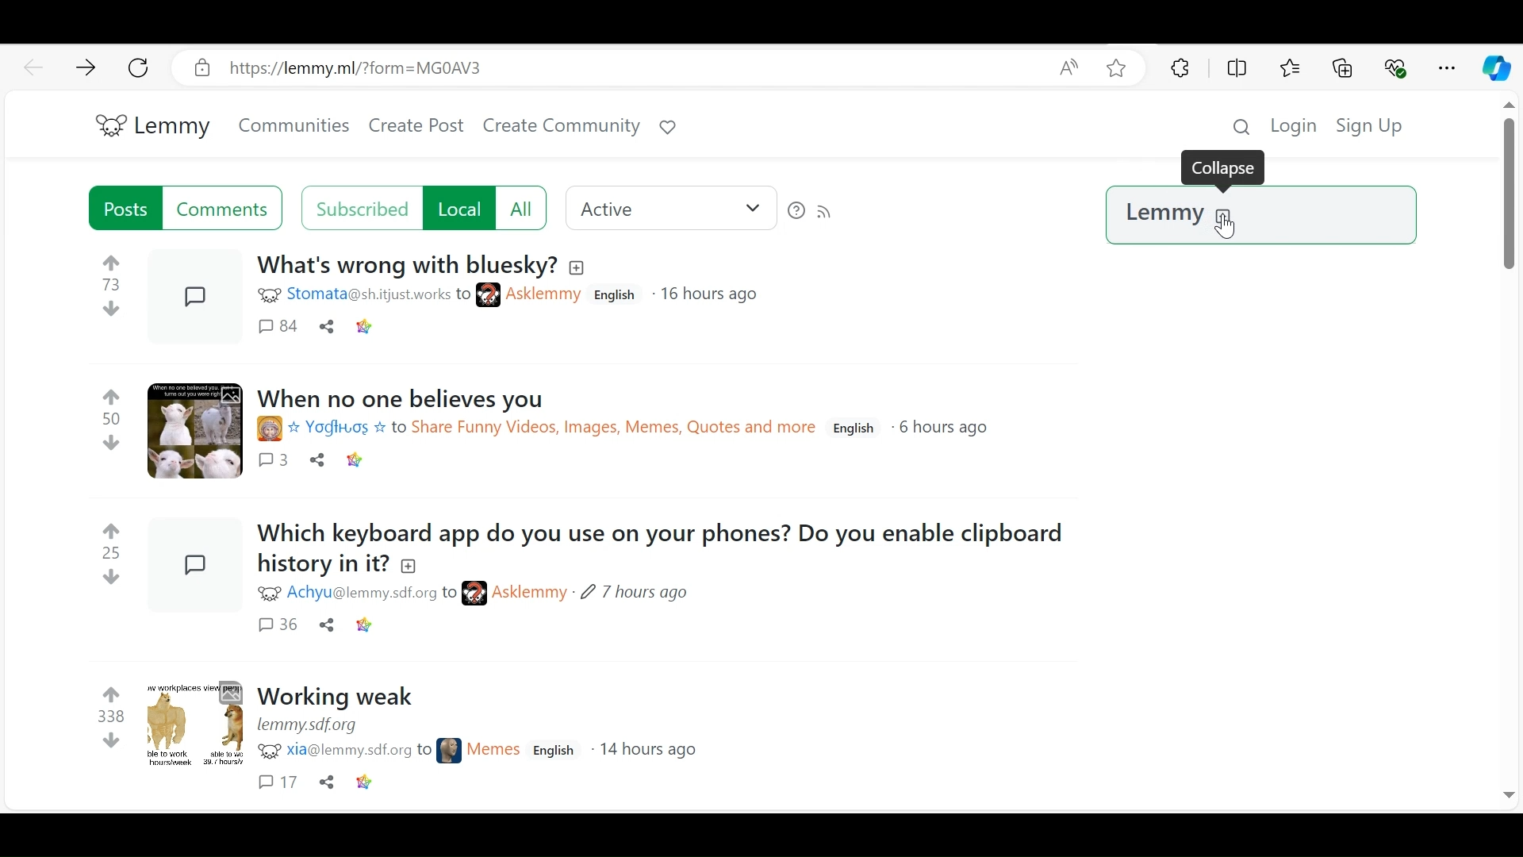 The height and width of the screenshot is (857, 1523). I want to click on Sort Help, so click(796, 210).